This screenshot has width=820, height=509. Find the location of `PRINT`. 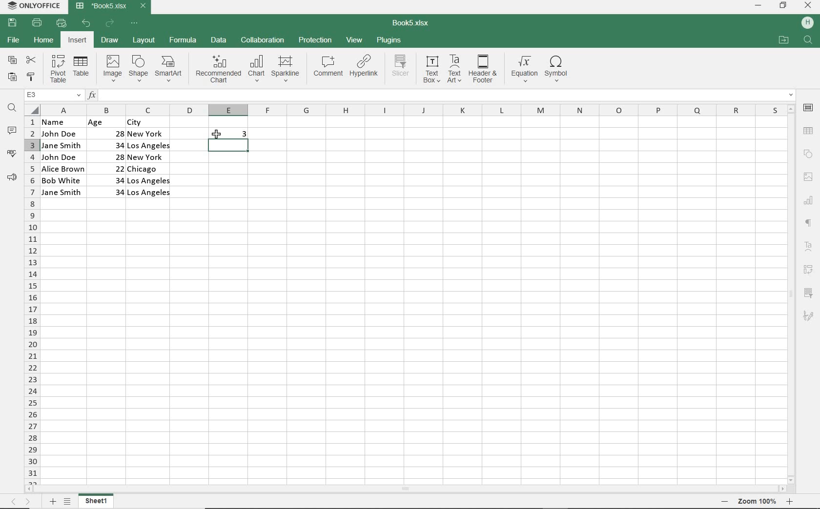

PRINT is located at coordinates (37, 23).